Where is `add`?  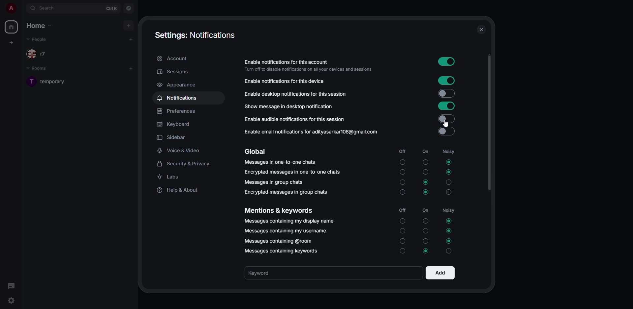 add is located at coordinates (439, 273).